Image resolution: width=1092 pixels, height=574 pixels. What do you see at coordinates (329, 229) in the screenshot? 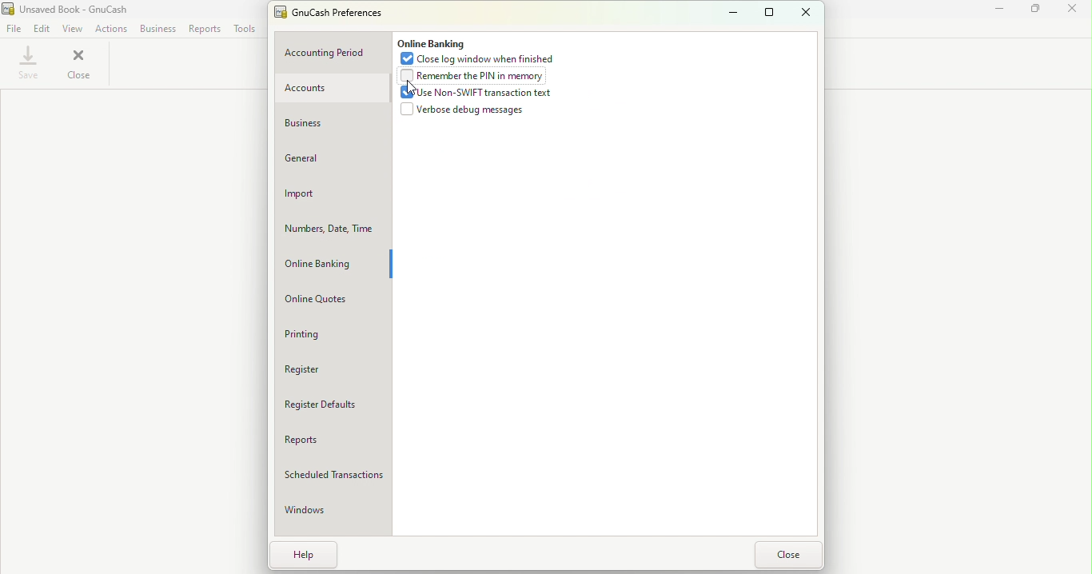
I see `Numbers, date, time` at bounding box center [329, 229].